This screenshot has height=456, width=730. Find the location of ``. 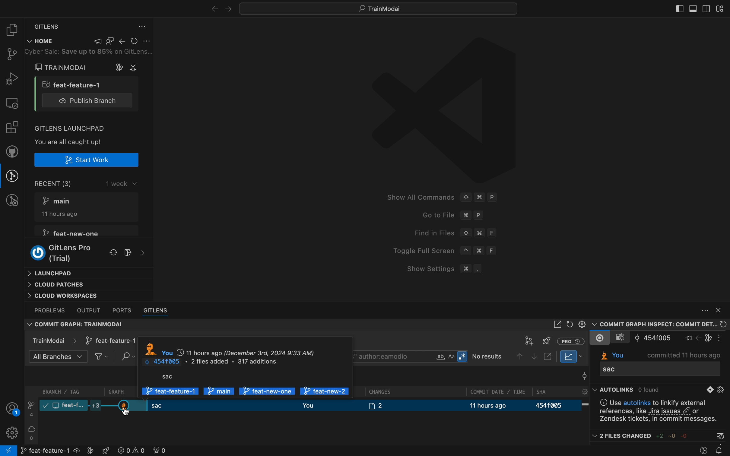

 is located at coordinates (134, 41).